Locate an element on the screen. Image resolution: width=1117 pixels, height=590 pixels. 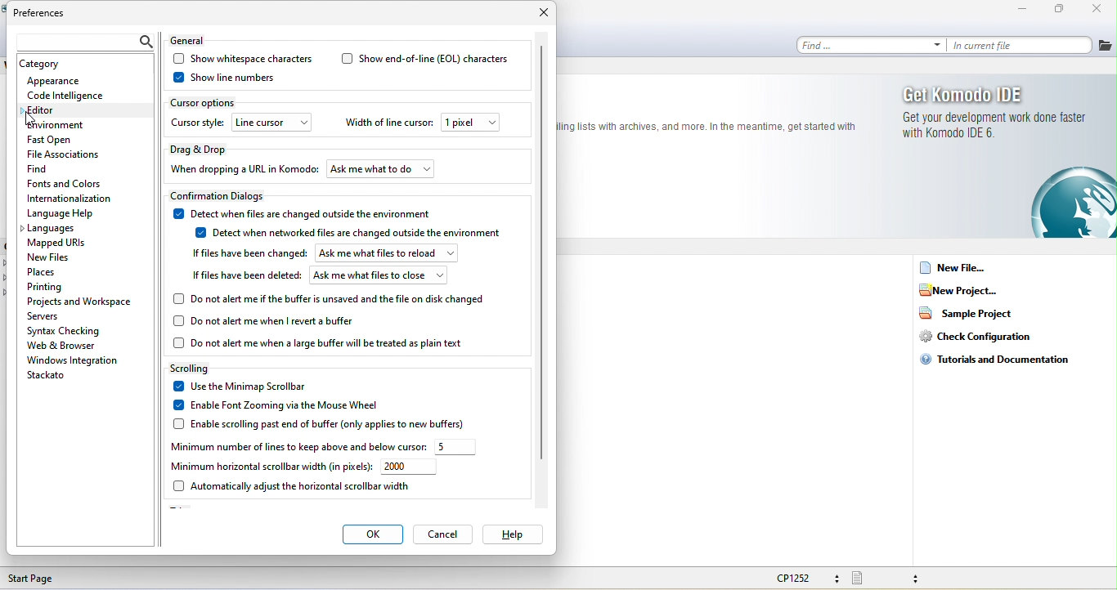
windows integration is located at coordinates (73, 360).